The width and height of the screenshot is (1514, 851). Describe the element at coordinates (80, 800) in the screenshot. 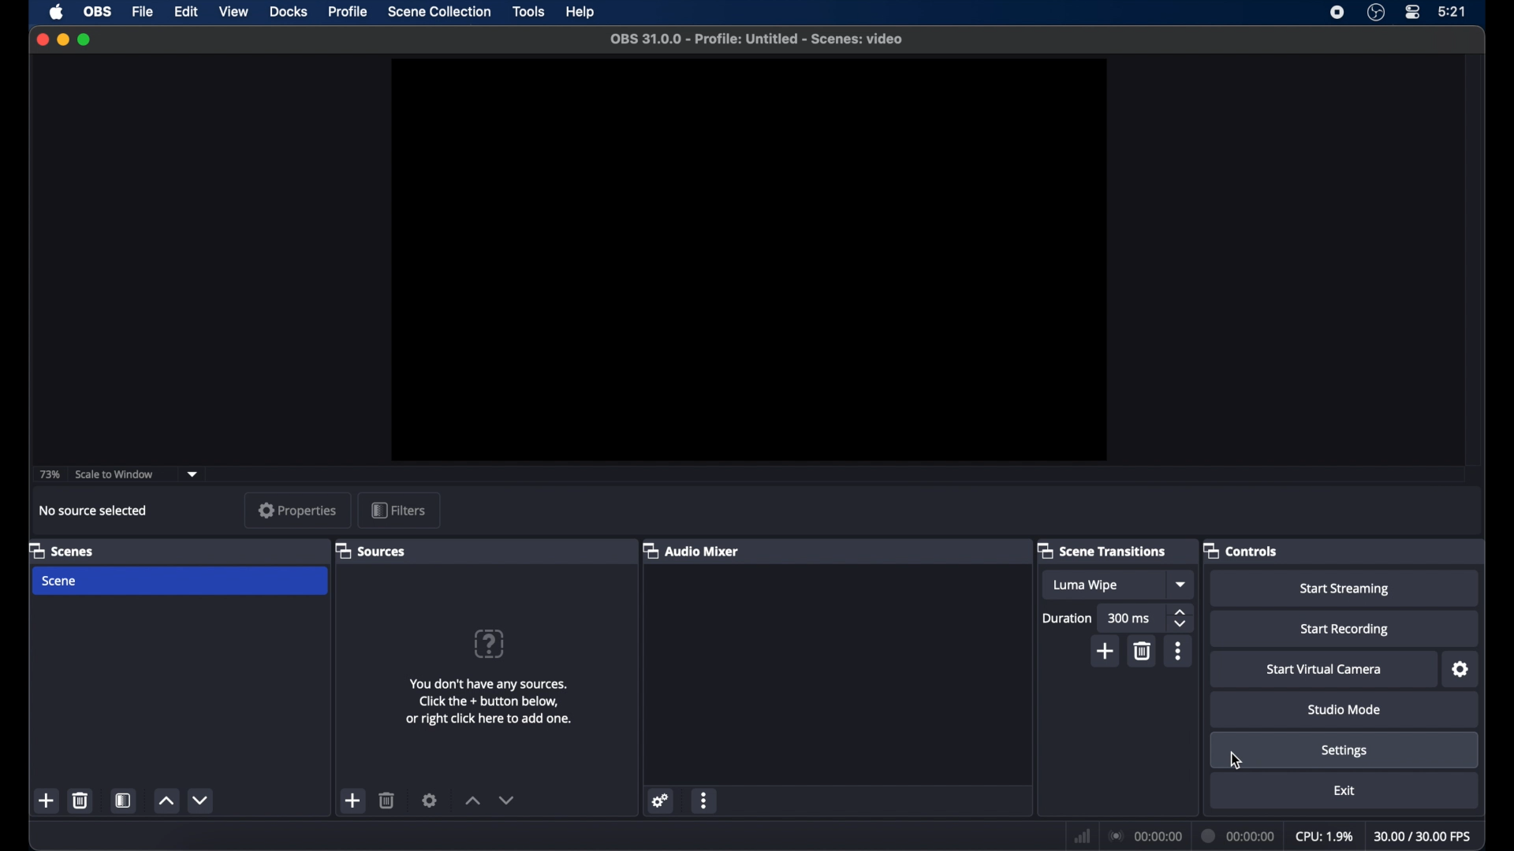

I see `delete` at that location.